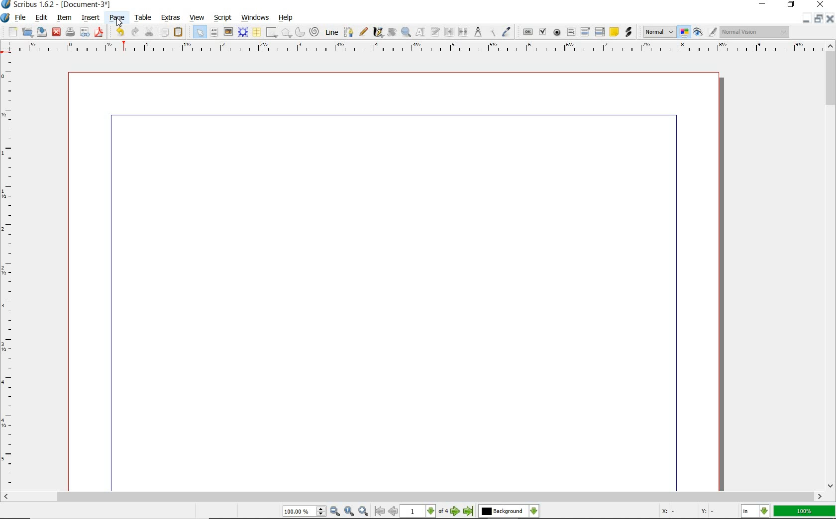  Describe the element at coordinates (658, 31) in the screenshot. I see `select image preview mode: Normal` at that location.